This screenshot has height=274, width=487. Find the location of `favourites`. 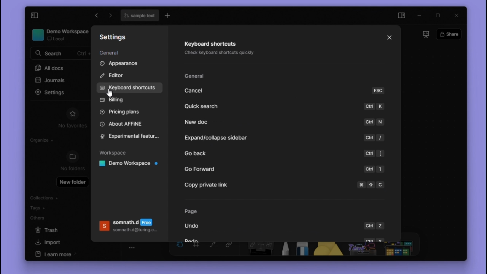

favourites is located at coordinates (72, 113).